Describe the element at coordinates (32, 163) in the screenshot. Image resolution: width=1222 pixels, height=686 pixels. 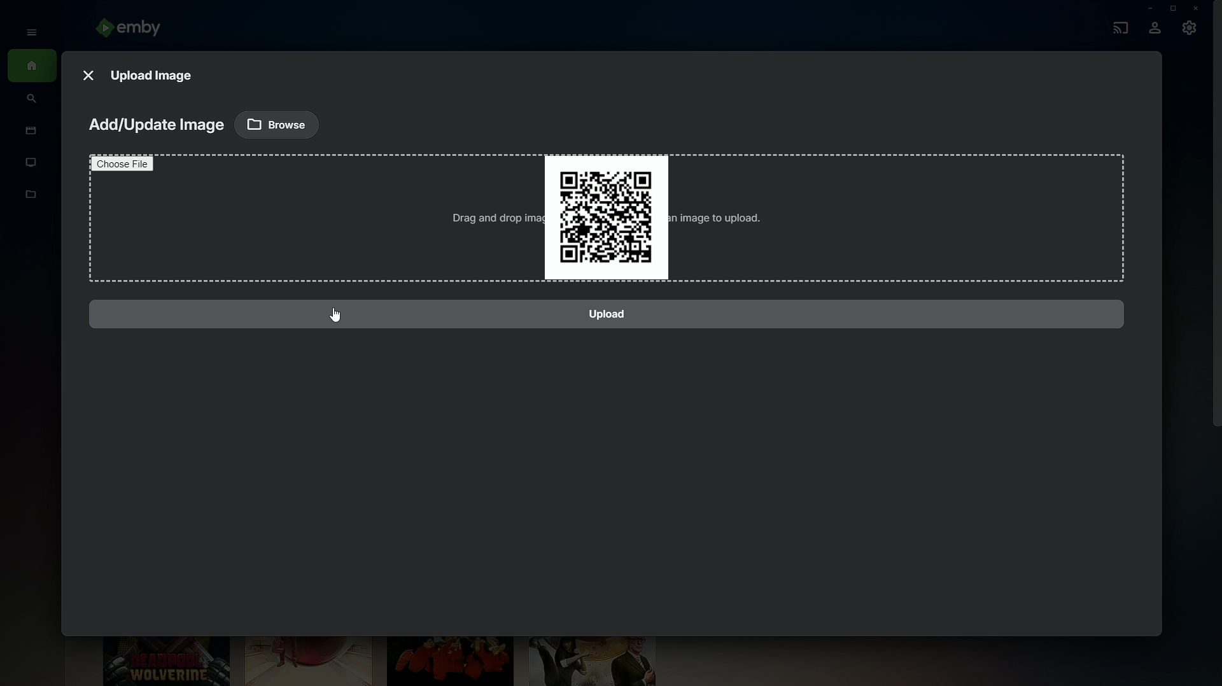
I see `TV Shows` at that location.